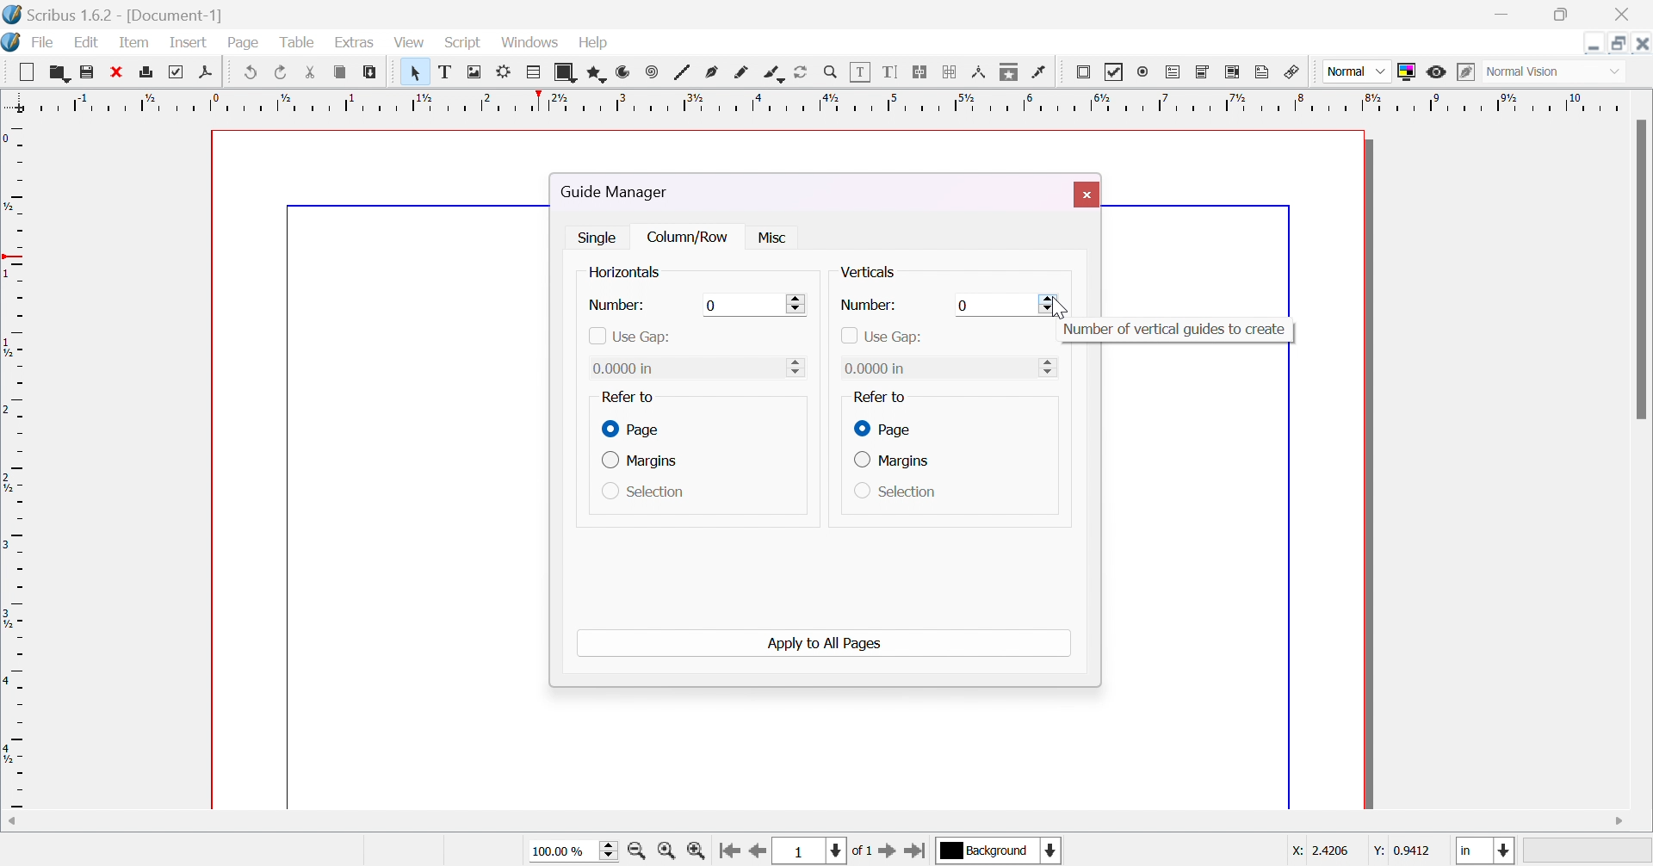  Describe the element at coordinates (536, 75) in the screenshot. I see `table` at that location.